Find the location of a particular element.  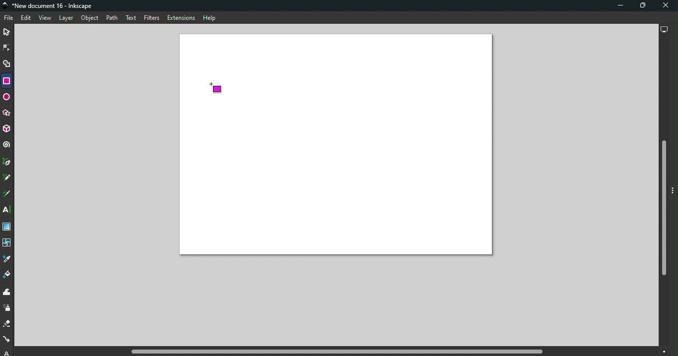

Pen tool is located at coordinates (7, 162).